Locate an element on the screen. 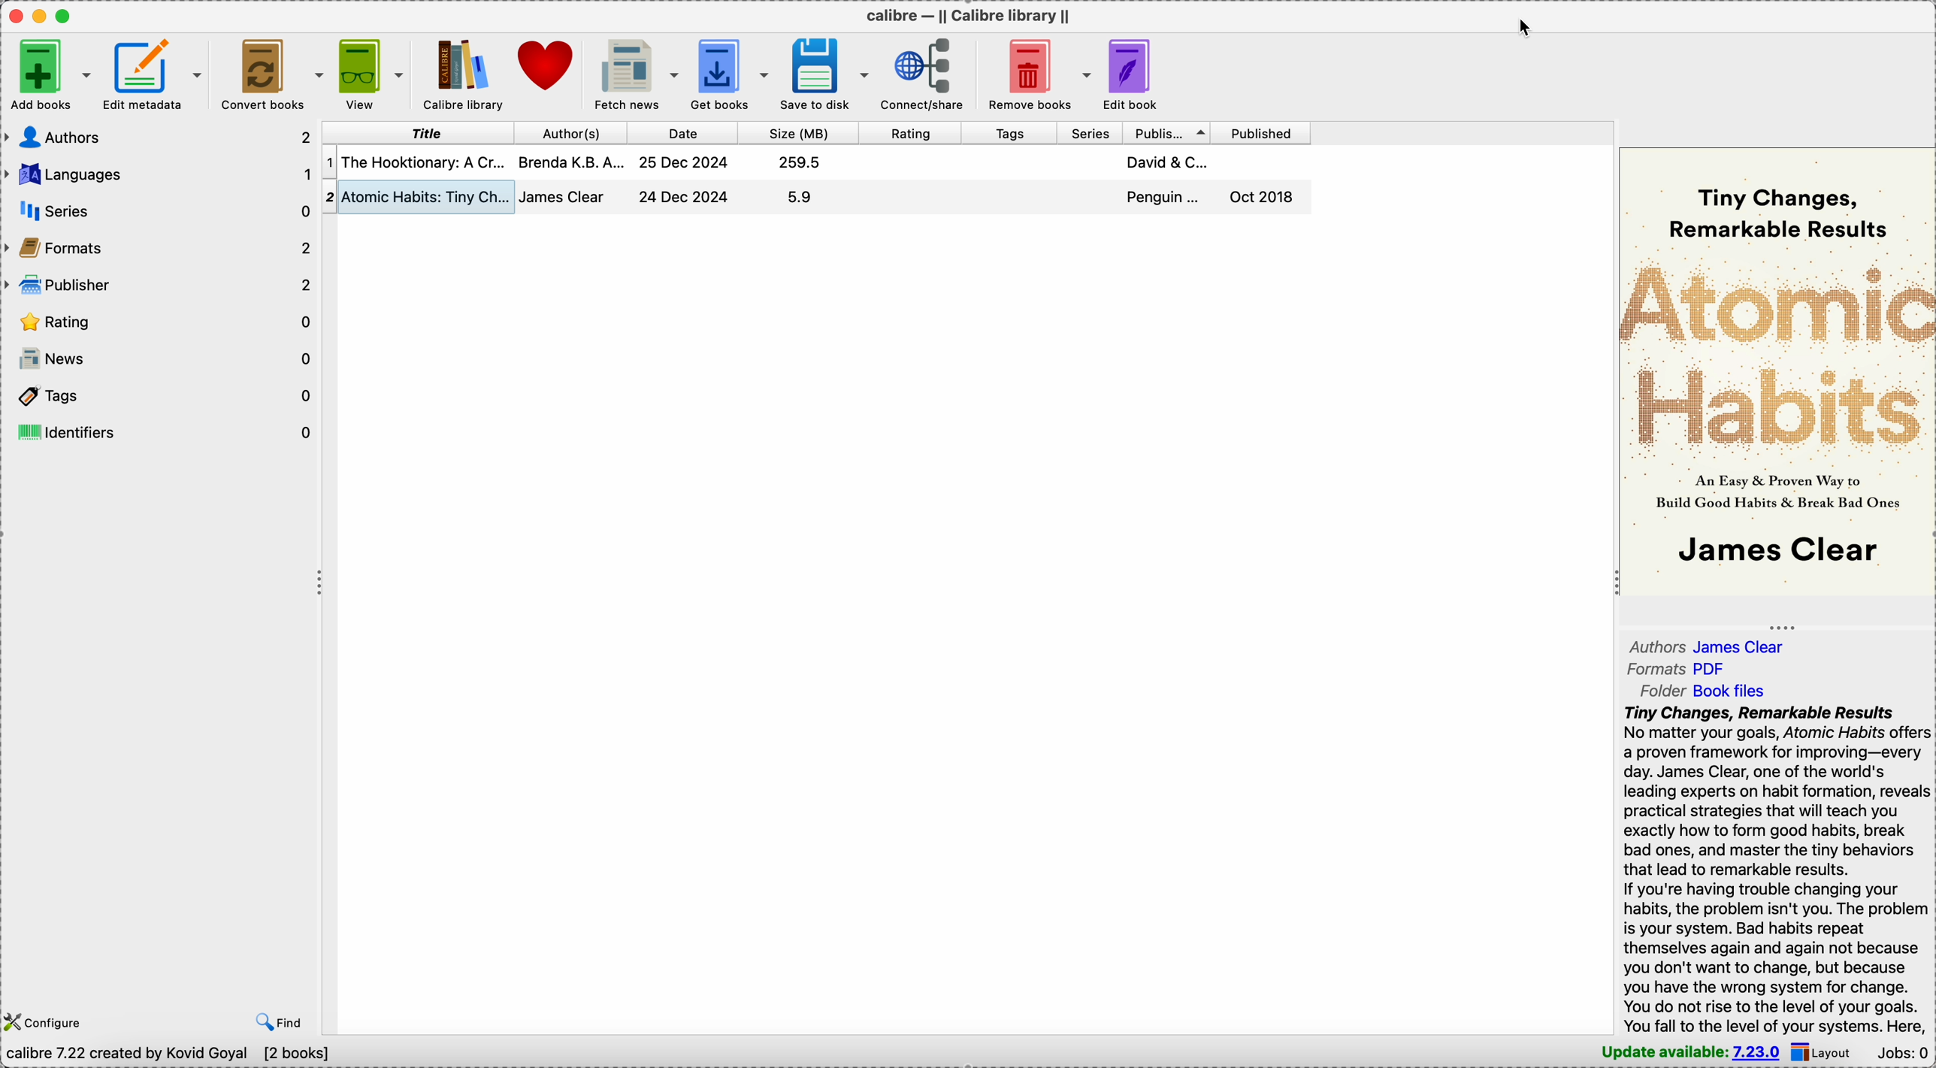 Image resolution: width=1936 pixels, height=1068 pixels. connect/share is located at coordinates (927, 73).